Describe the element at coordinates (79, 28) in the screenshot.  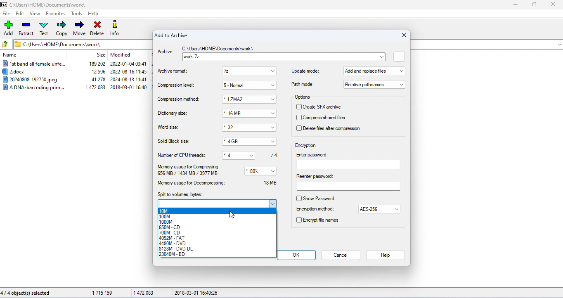
I see `move` at that location.